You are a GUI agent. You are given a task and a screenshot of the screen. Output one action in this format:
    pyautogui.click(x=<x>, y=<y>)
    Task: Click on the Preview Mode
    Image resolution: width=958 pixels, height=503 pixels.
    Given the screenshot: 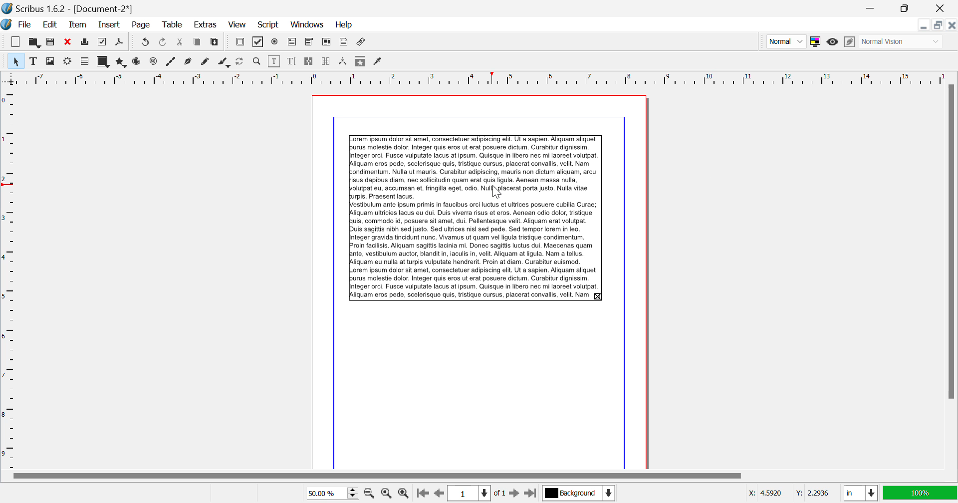 What is the action you would take?
    pyautogui.click(x=833, y=43)
    